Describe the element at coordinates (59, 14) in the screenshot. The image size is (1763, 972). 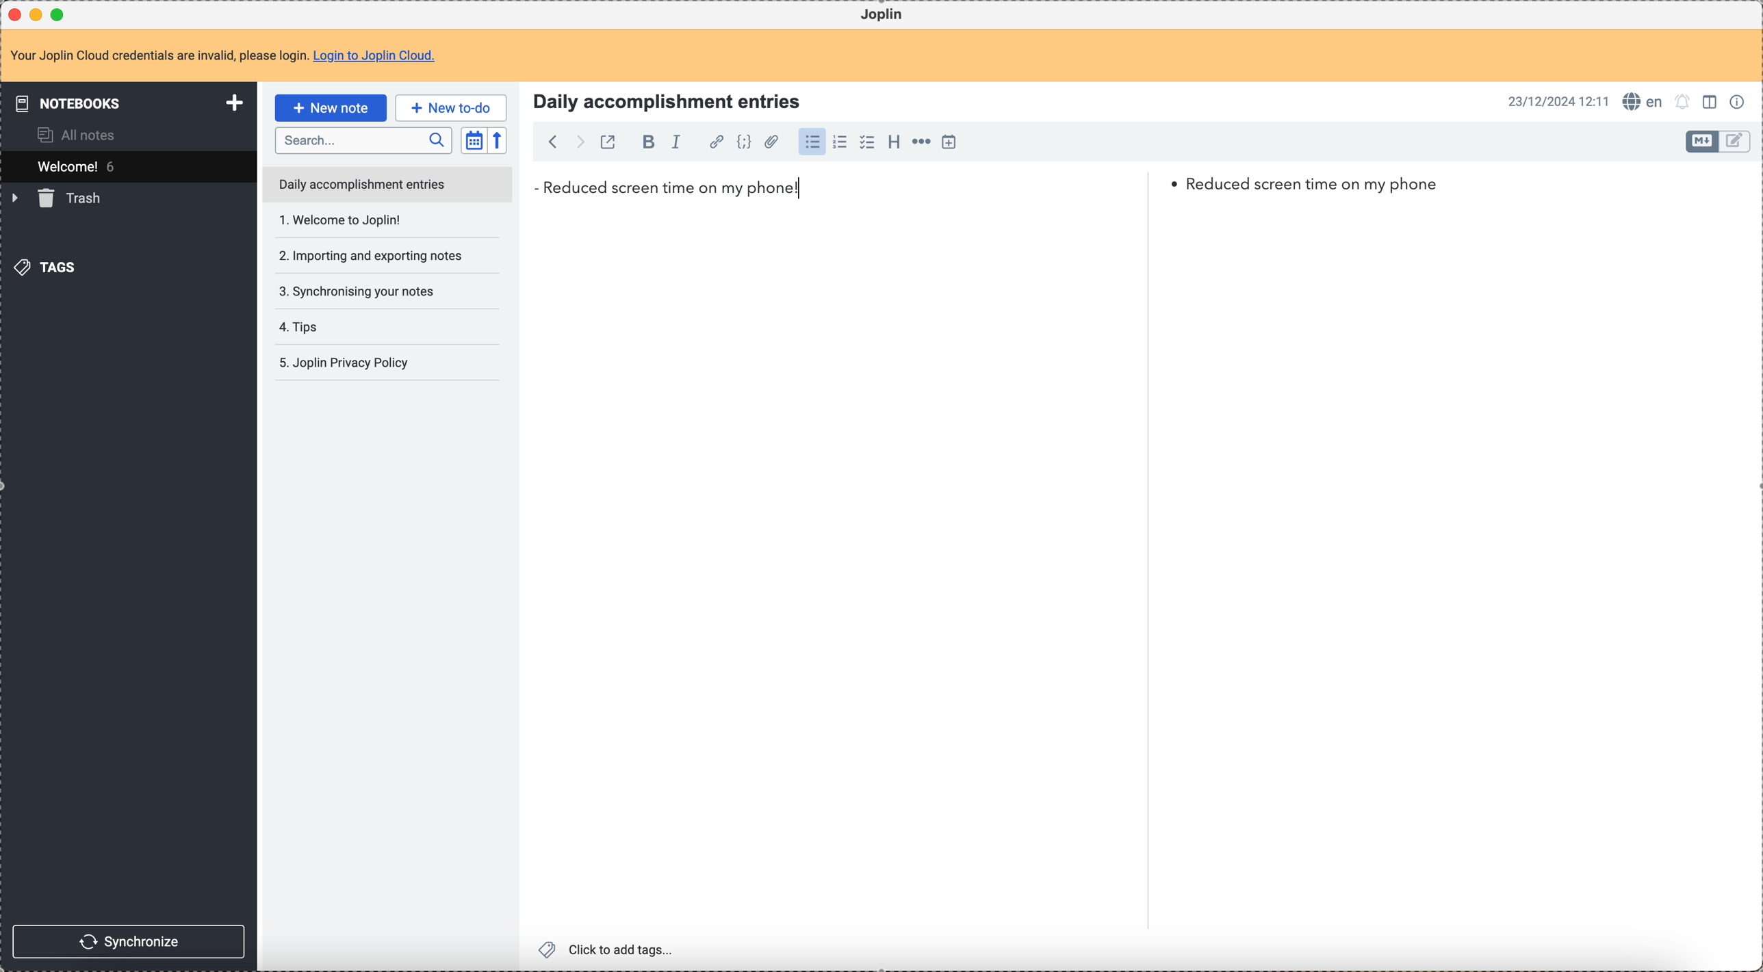
I see `maximize` at that location.